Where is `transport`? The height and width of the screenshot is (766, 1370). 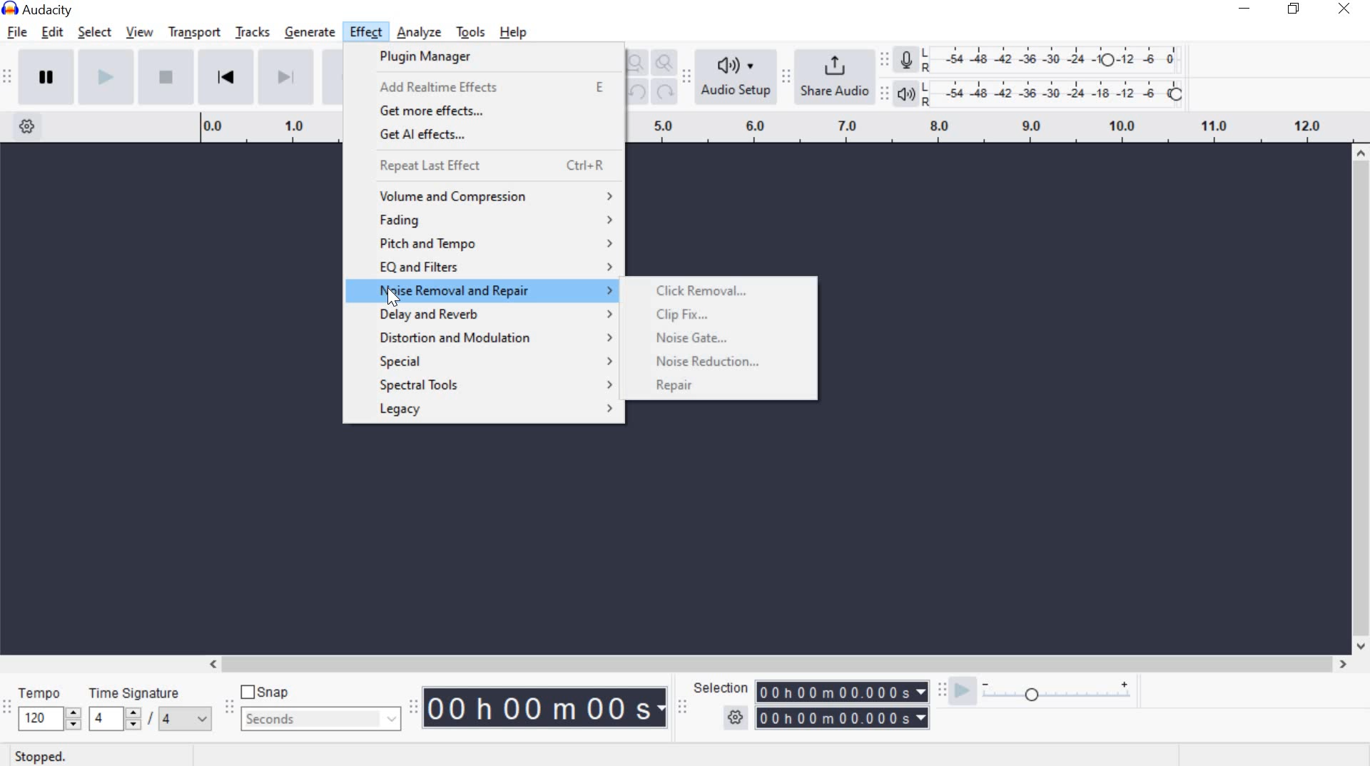 transport is located at coordinates (196, 34).